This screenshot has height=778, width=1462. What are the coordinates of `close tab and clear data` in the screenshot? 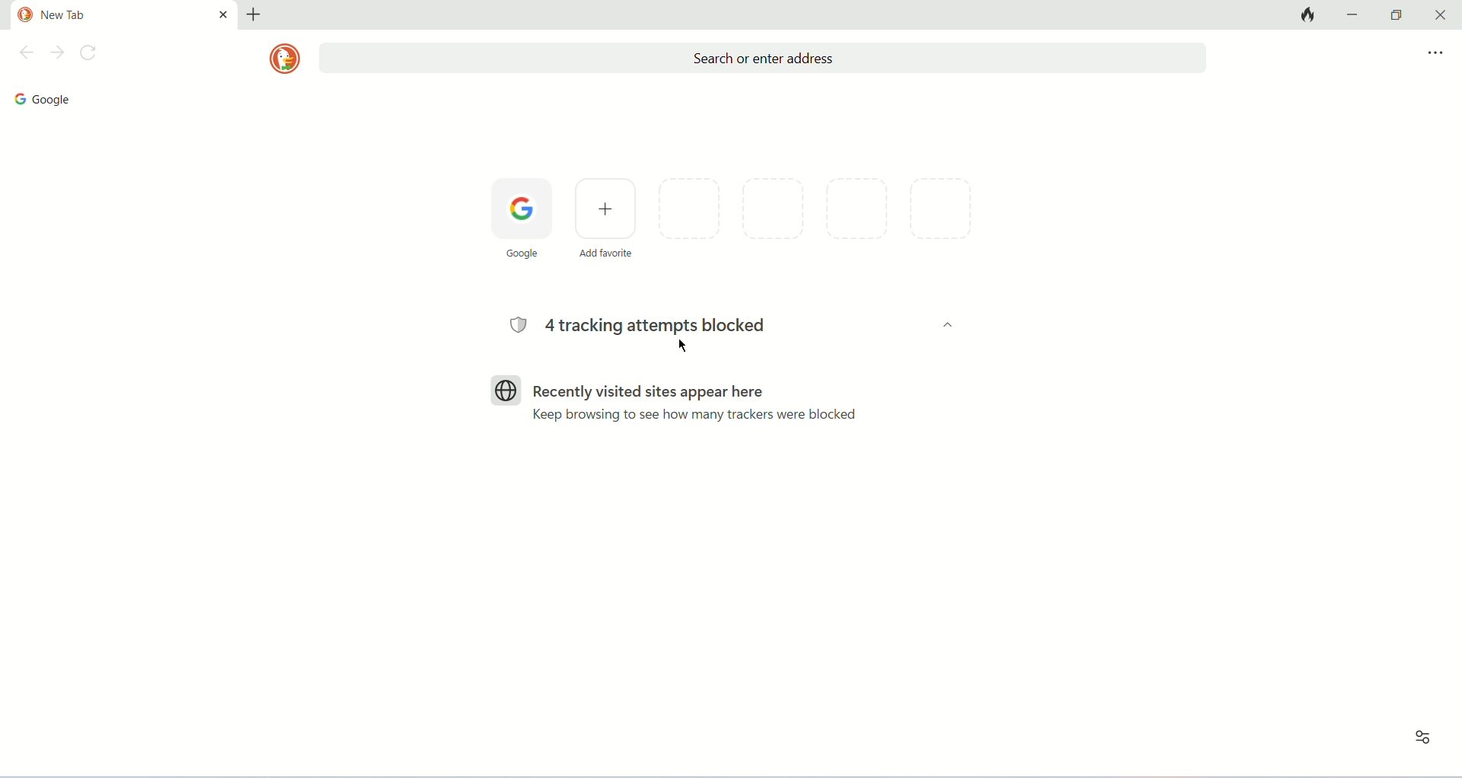 It's located at (1306, 14).